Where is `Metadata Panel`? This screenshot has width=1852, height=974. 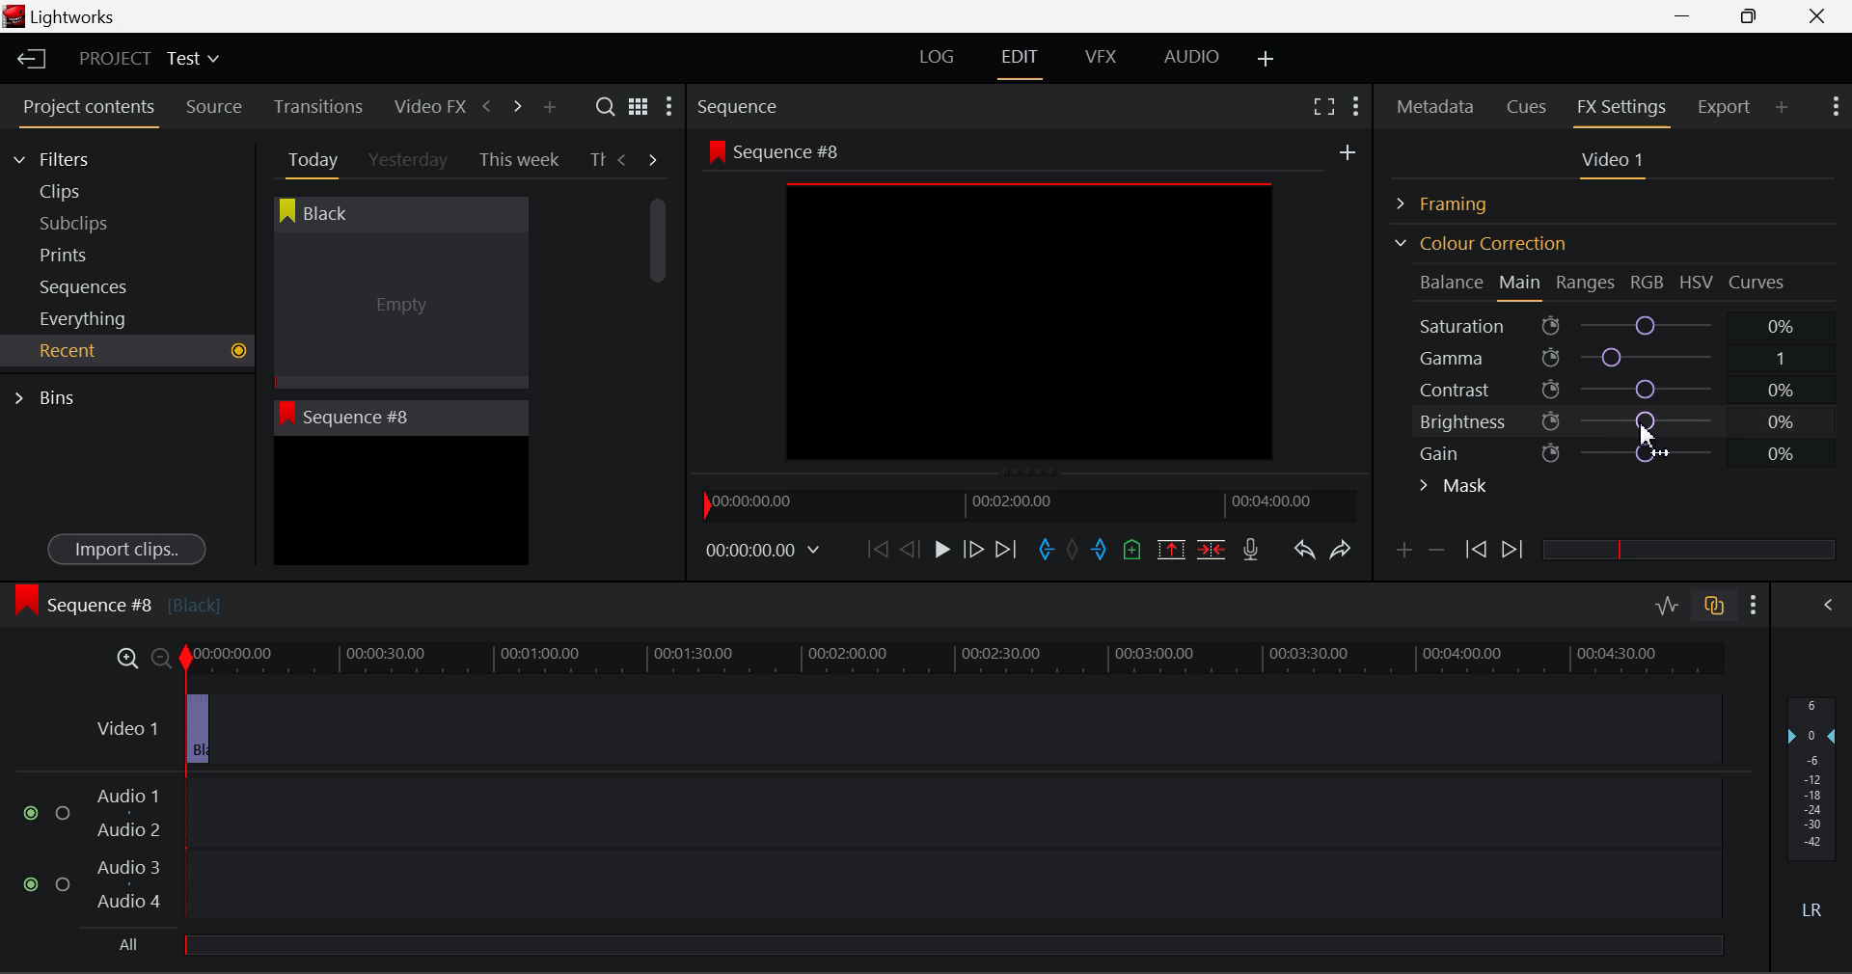 Metadata Panel is located at coordinates (1437, 103).